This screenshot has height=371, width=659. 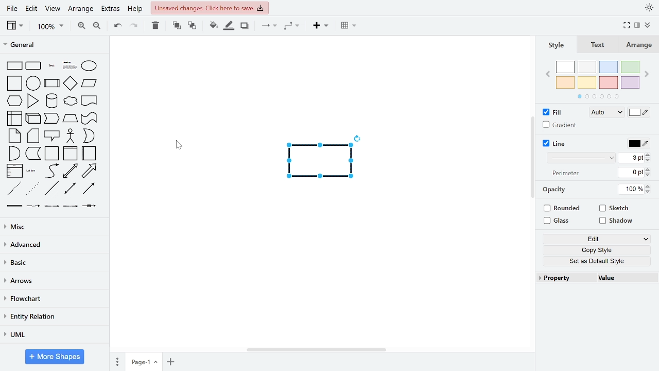 What do you see at coordinates (89, 189) in the screenshot?
I see `general shapes` at bounding box center [89, 189].